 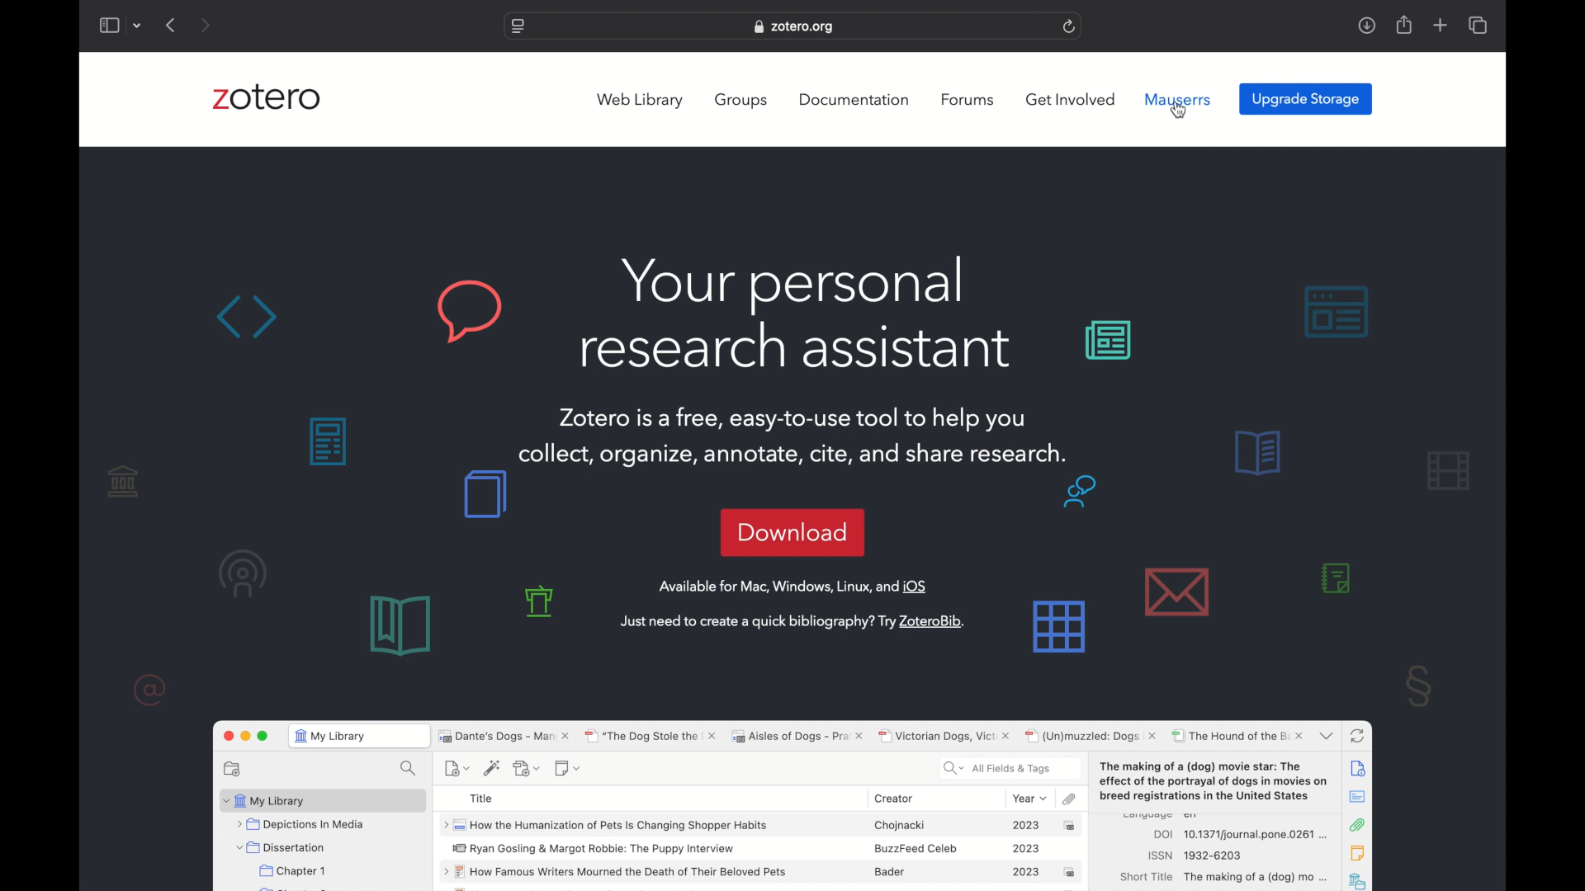 I want to click on background graphics, so click(x=184, y=584).